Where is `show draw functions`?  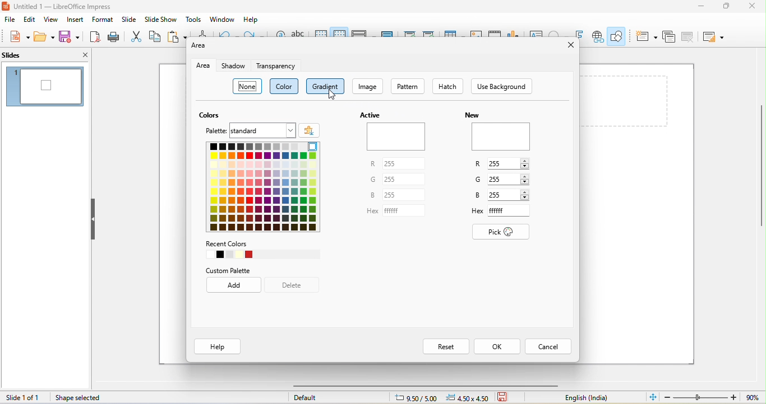 show draw functions is located at coordinates (618, 36).